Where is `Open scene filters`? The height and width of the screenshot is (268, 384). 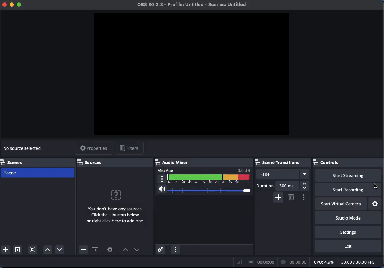
Open scene filters is located at coordinates (33, 250).